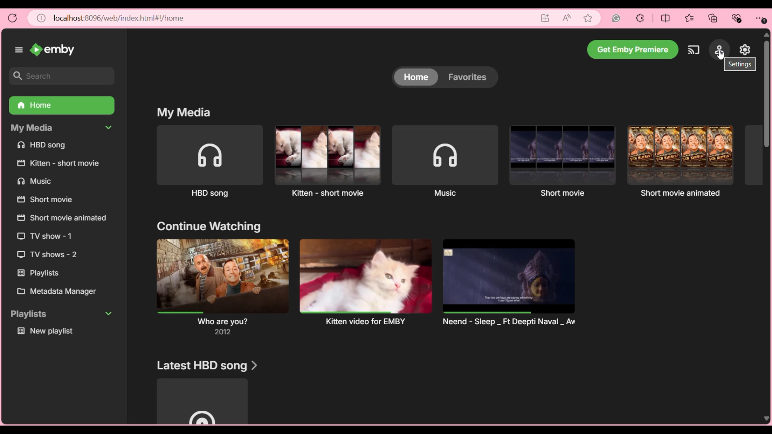 The width and height of the screenshot is (772, 434). Describe the element at coordinates (561, 163) in the screenshot. I see `short movie` at that location.